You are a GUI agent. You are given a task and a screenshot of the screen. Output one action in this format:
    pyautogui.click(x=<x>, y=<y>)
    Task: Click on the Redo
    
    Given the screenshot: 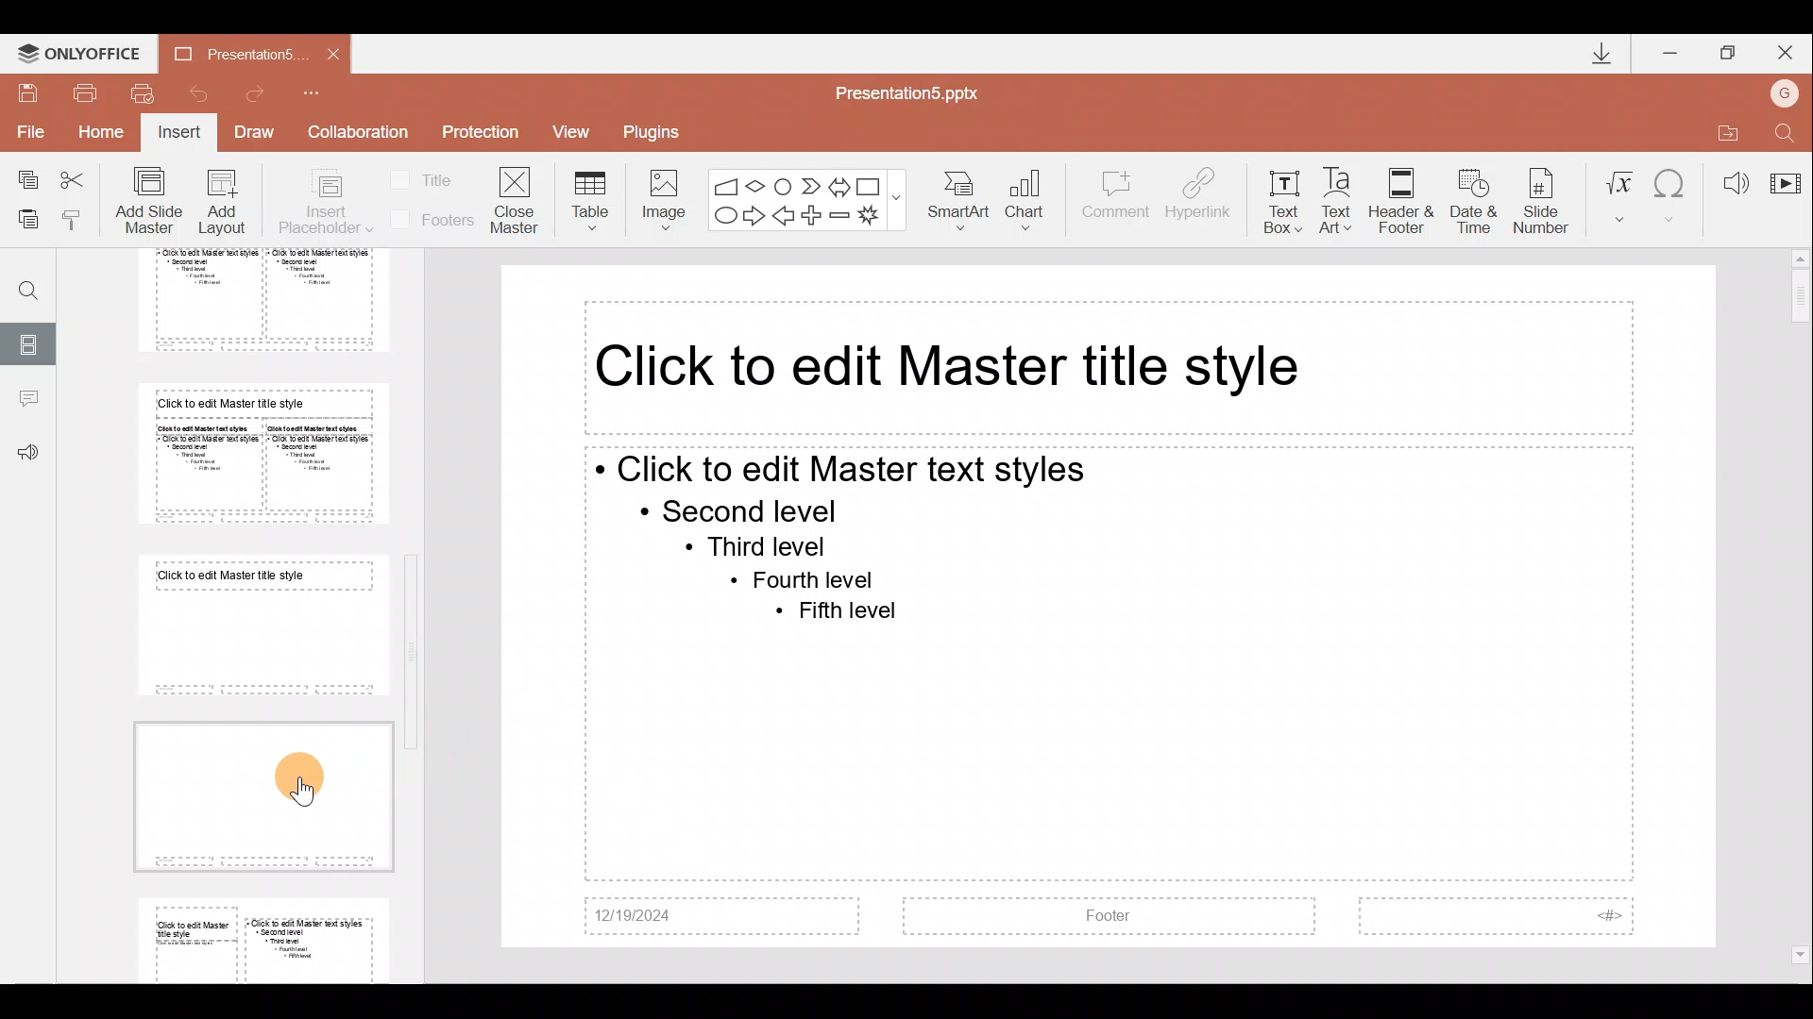 What is the action you would take?
    pyautogui.click(x=263, y=93)
    